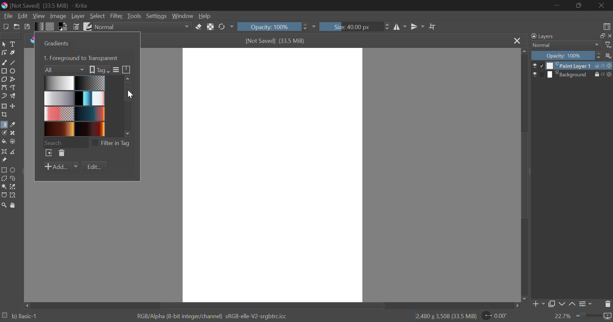 Image resolution: width=613 pixels, height=322 pixels. What do you see at coordinates (205, 16) in the screenshot?
I see `Help` at bounding box center [205, 16].